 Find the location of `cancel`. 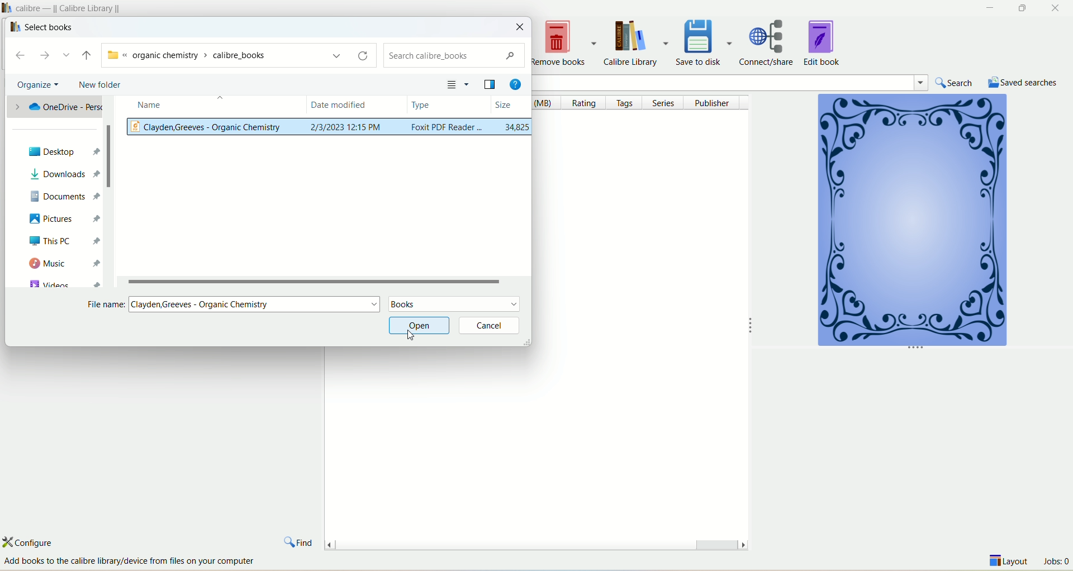

cancel is located at coordinates (490, 326).